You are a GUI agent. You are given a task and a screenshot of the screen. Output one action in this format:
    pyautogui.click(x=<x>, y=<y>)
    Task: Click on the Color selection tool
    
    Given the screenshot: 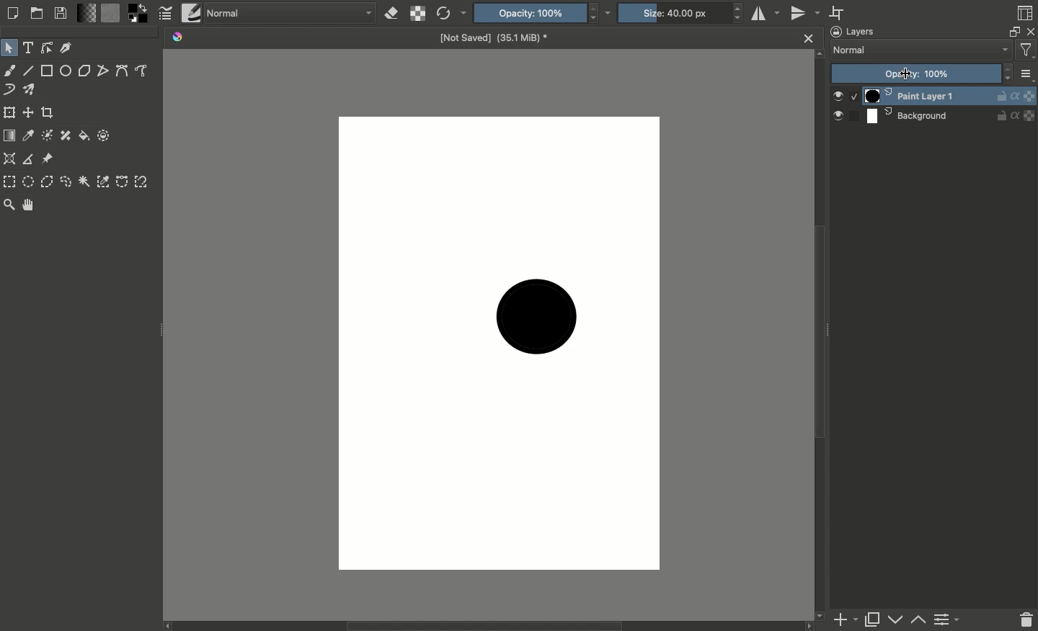 What is the action you would take?
    pyautogui.click(x=104, y=183)
    